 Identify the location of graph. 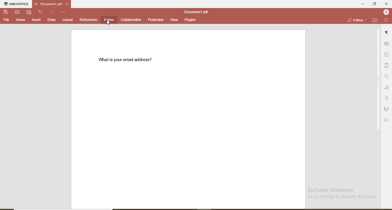
(387, 88).